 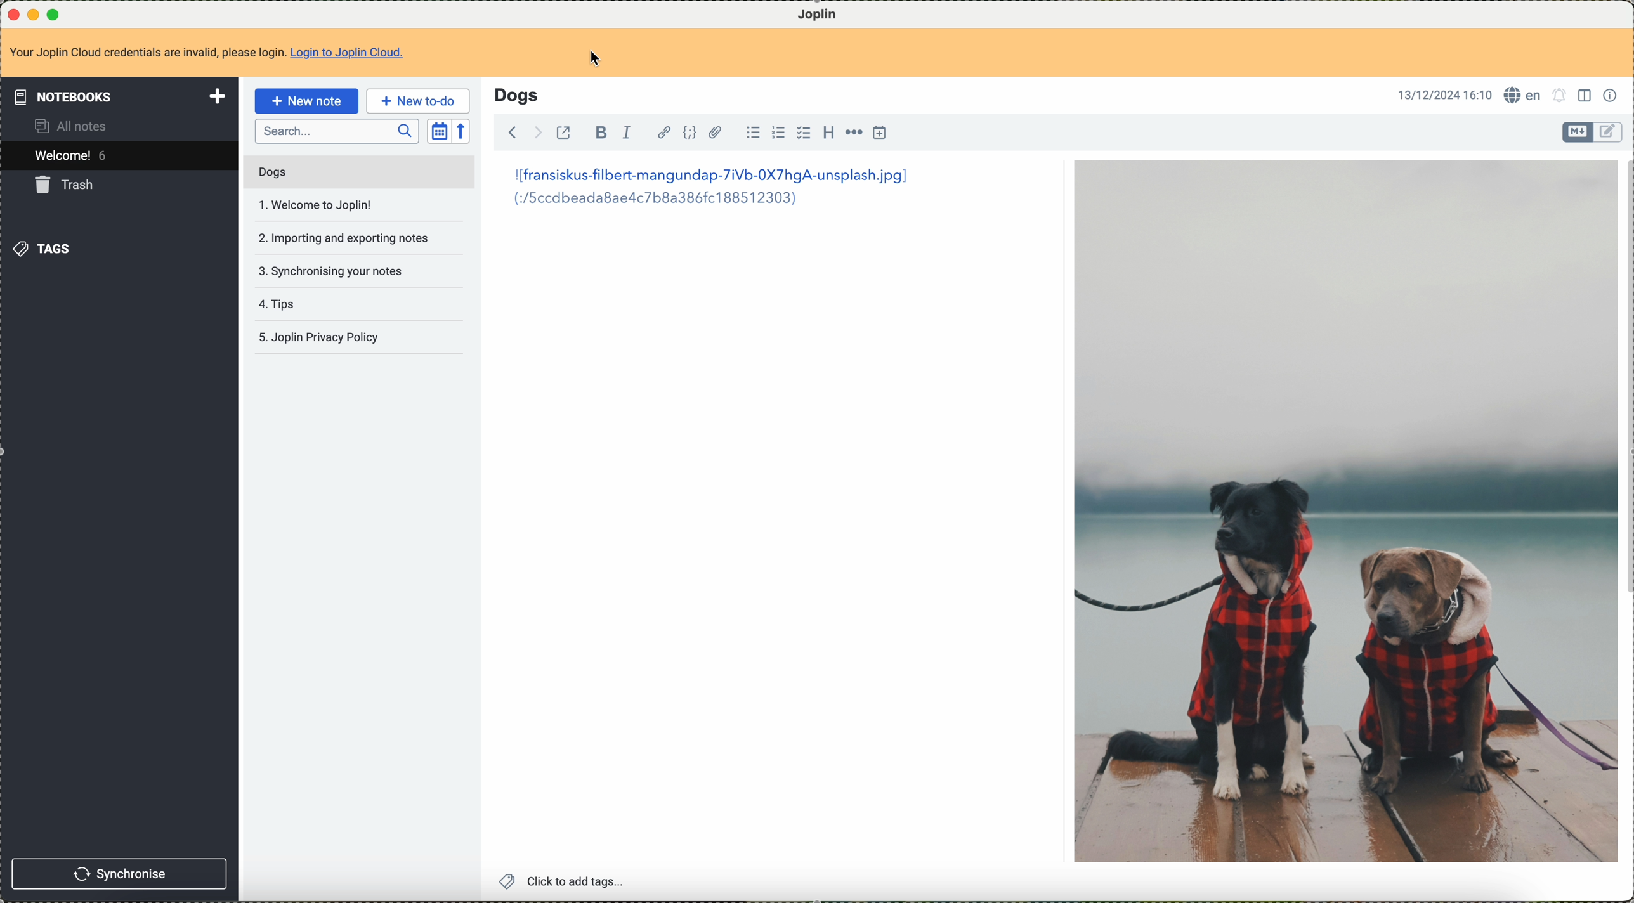 I want to click on new to-do, so click(x=417, y=101).